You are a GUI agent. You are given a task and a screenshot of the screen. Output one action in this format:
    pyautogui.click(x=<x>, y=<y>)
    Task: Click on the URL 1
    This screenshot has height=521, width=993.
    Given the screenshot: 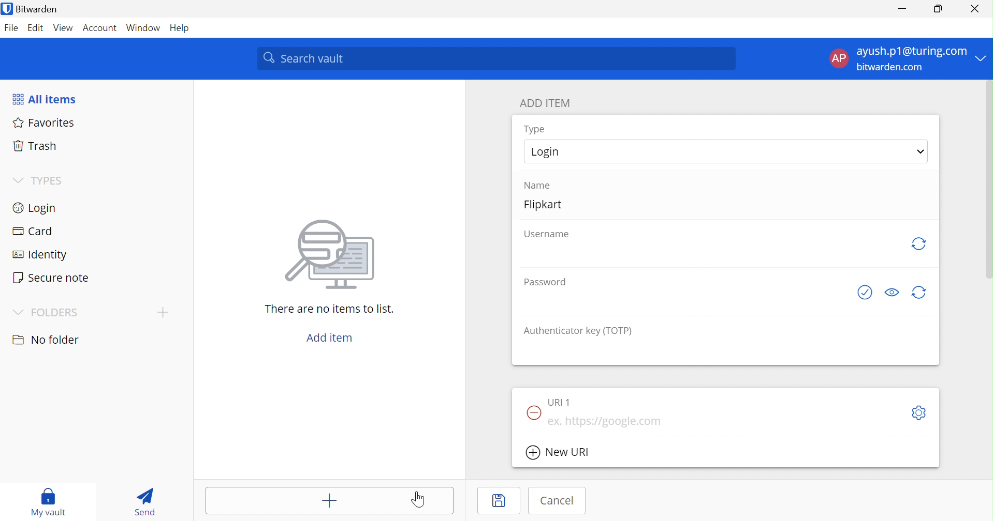 What is the action you would take?
    pyautogui.click(x=559, y=402)
    